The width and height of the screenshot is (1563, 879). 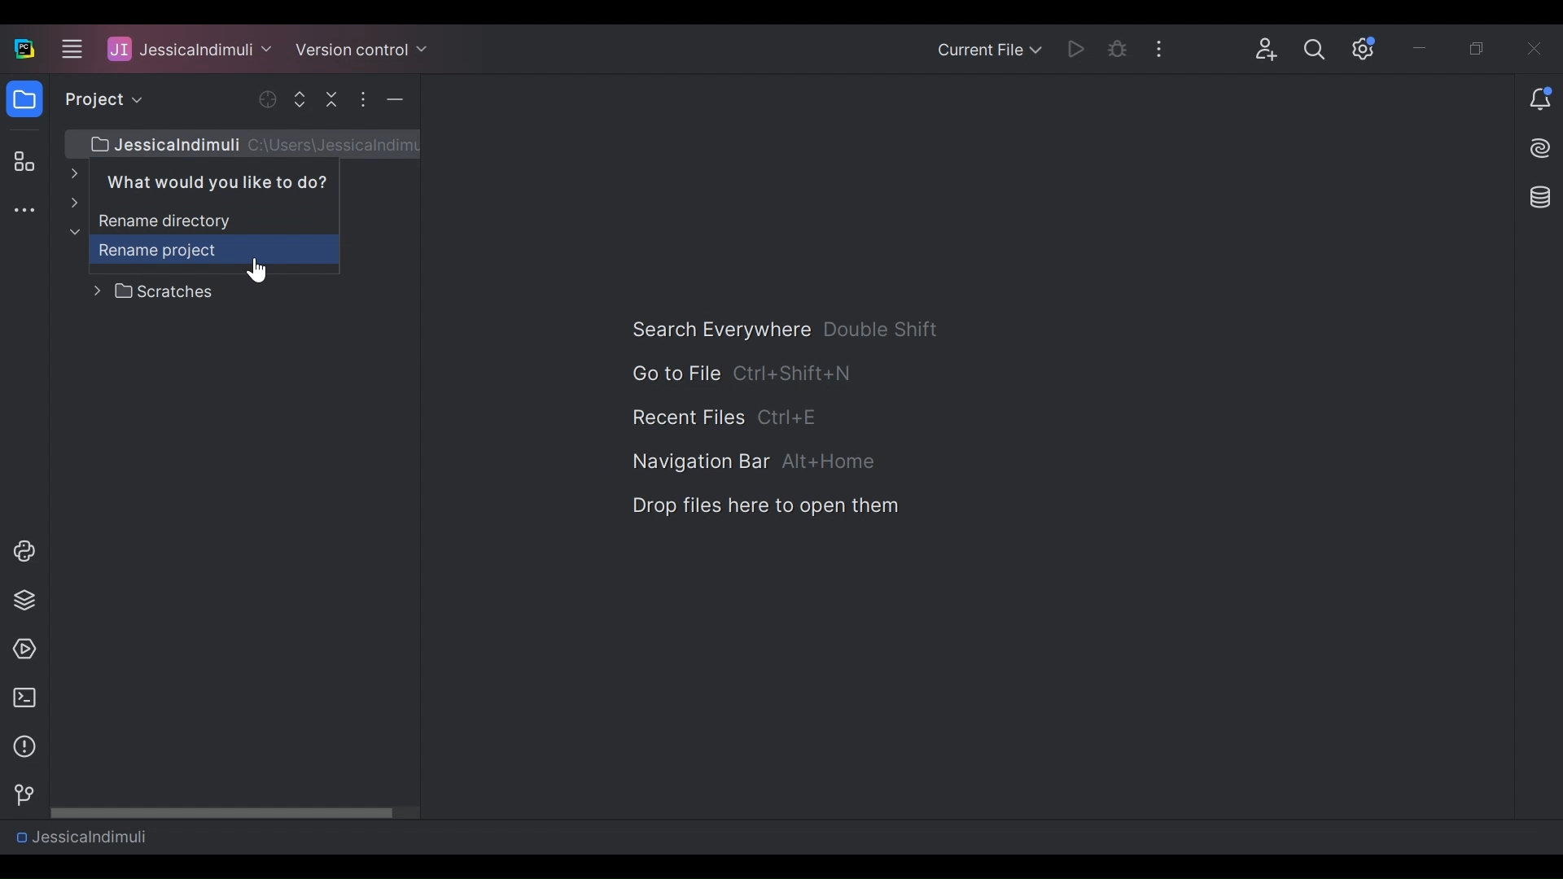 What do you see at coordinates (20, 698) in the screenshot?
I see `terminal` at bounding box center [20, 698].